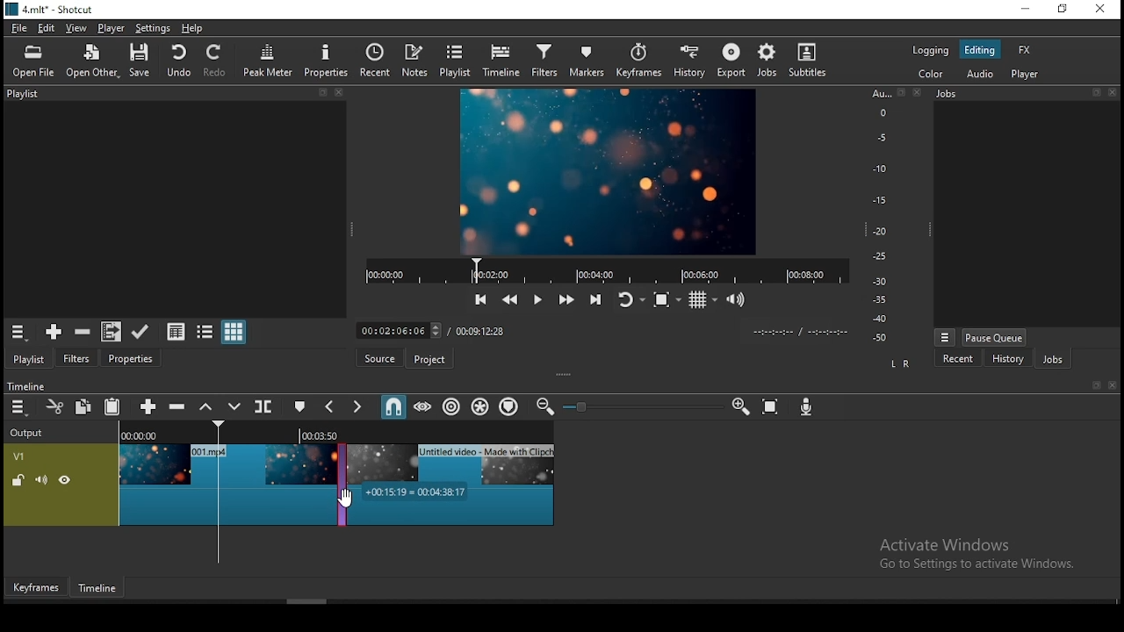 This screenshot has width=1124, height=632. I want to click on create/edit marker, so click(300, 406).